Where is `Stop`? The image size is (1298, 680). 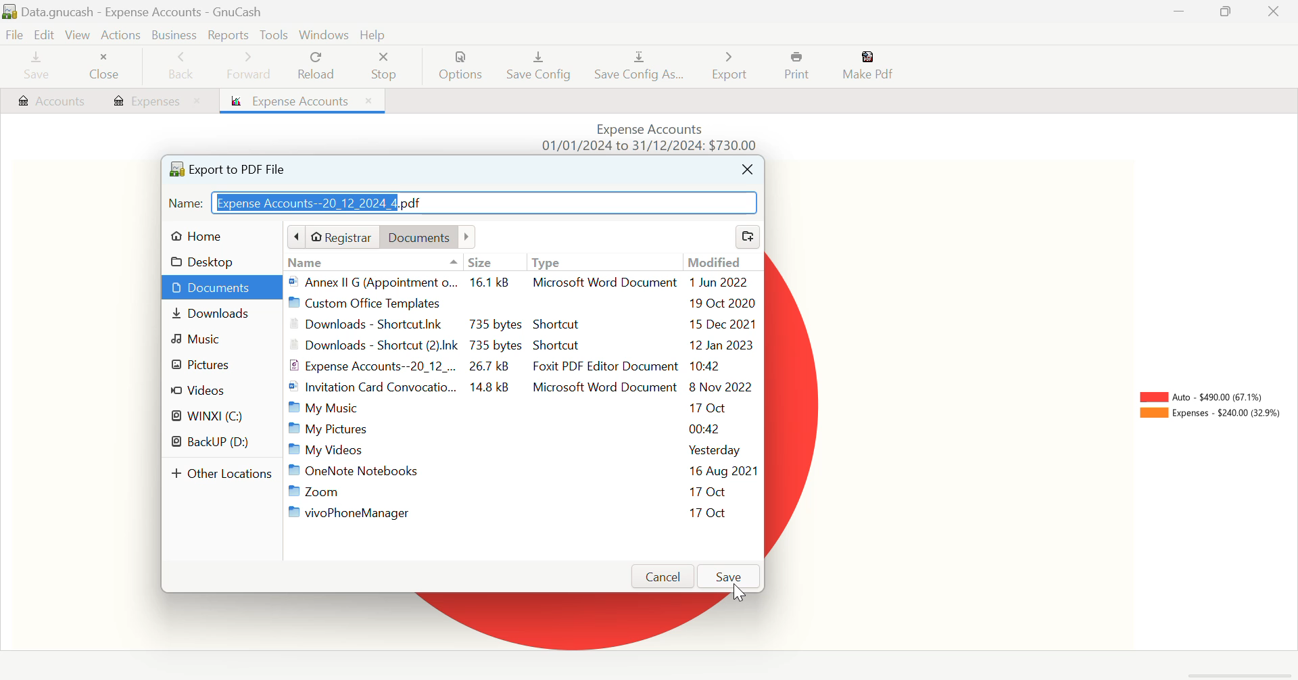 Stop is located at coordinates (388, 68).